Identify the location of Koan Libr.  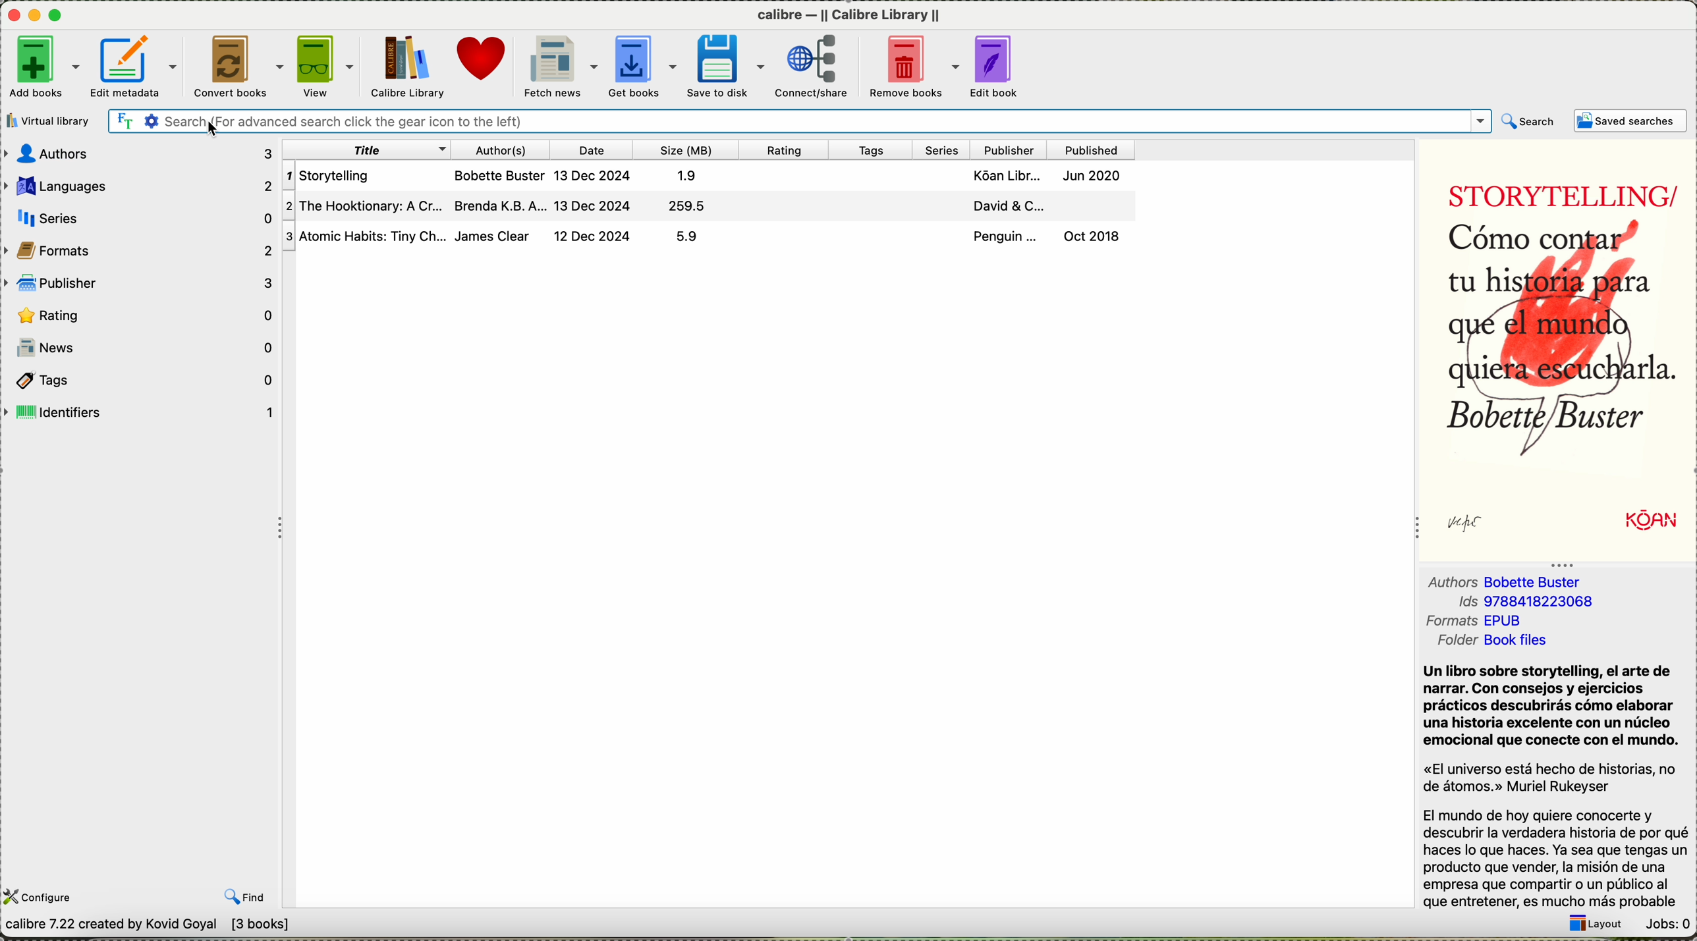
(1003, 175).